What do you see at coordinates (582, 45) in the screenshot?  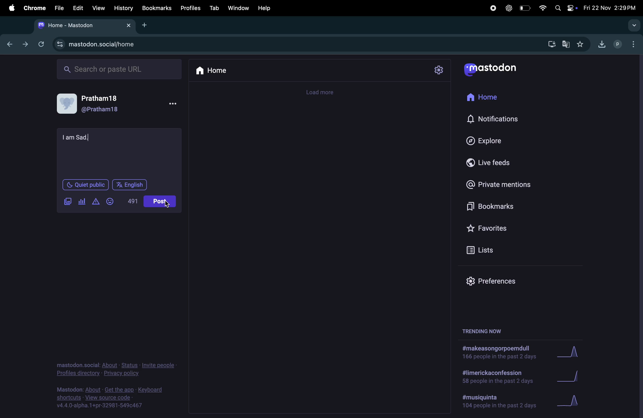 I see `favorites` at bounding box center [582, 45].